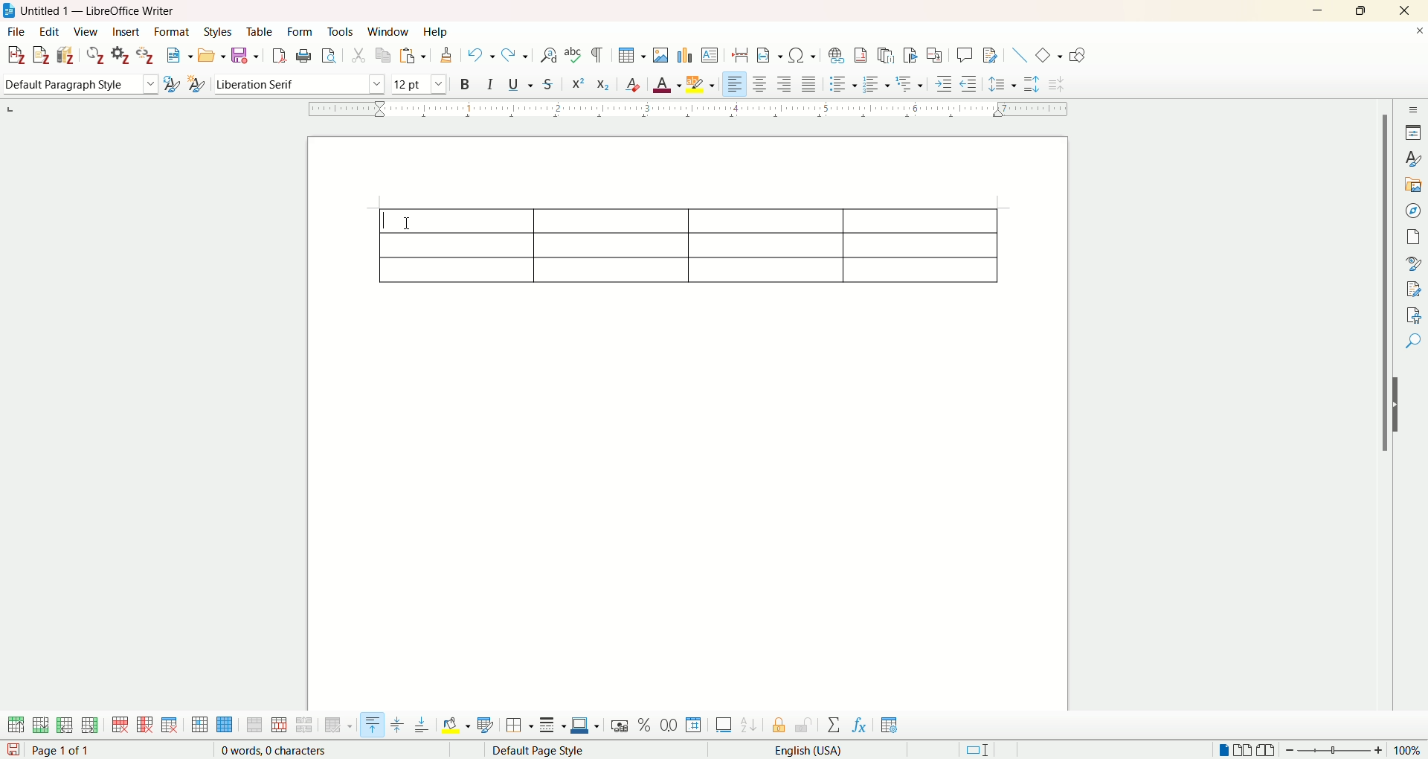 The width and height of the screenshot is (1428, 759). I want to click on format, so click(171, 33).